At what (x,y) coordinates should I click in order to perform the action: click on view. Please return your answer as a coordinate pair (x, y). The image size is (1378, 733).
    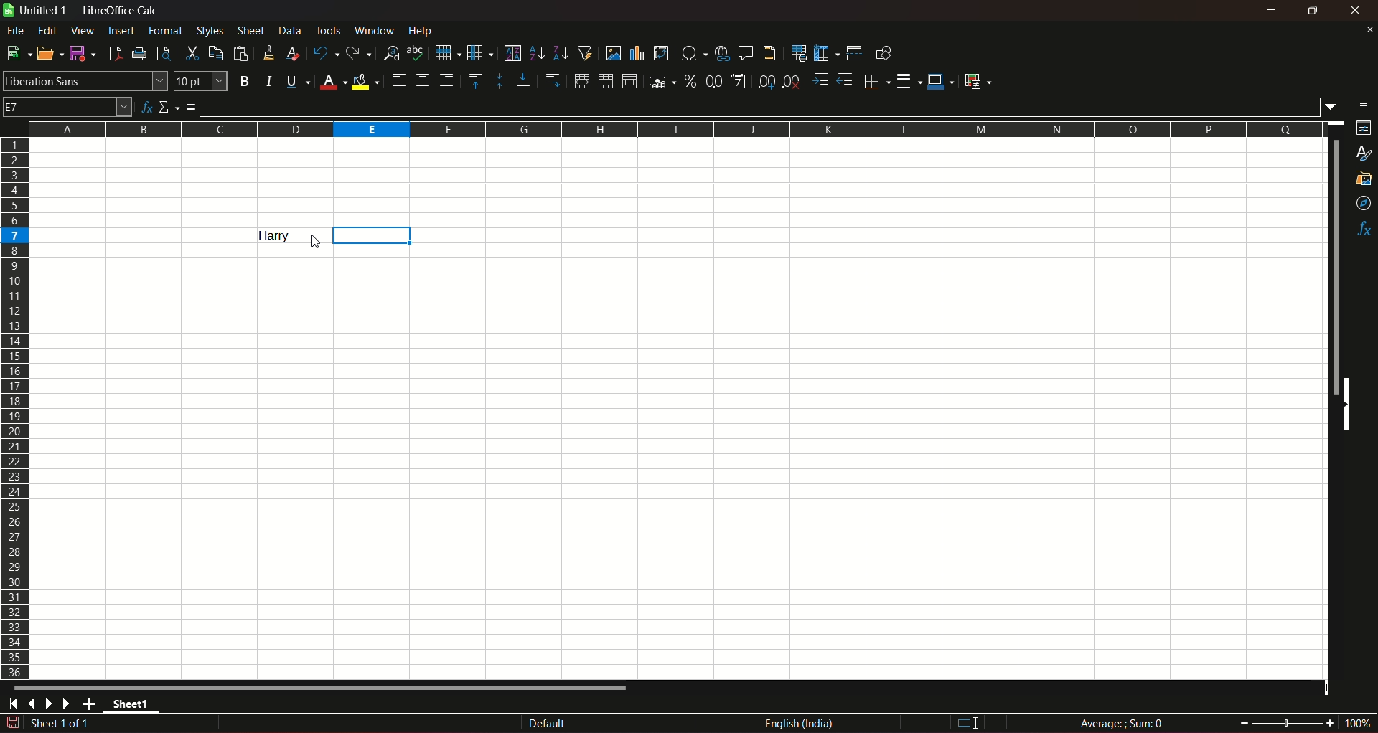
    Looking at the image, I should click on (83, 31).